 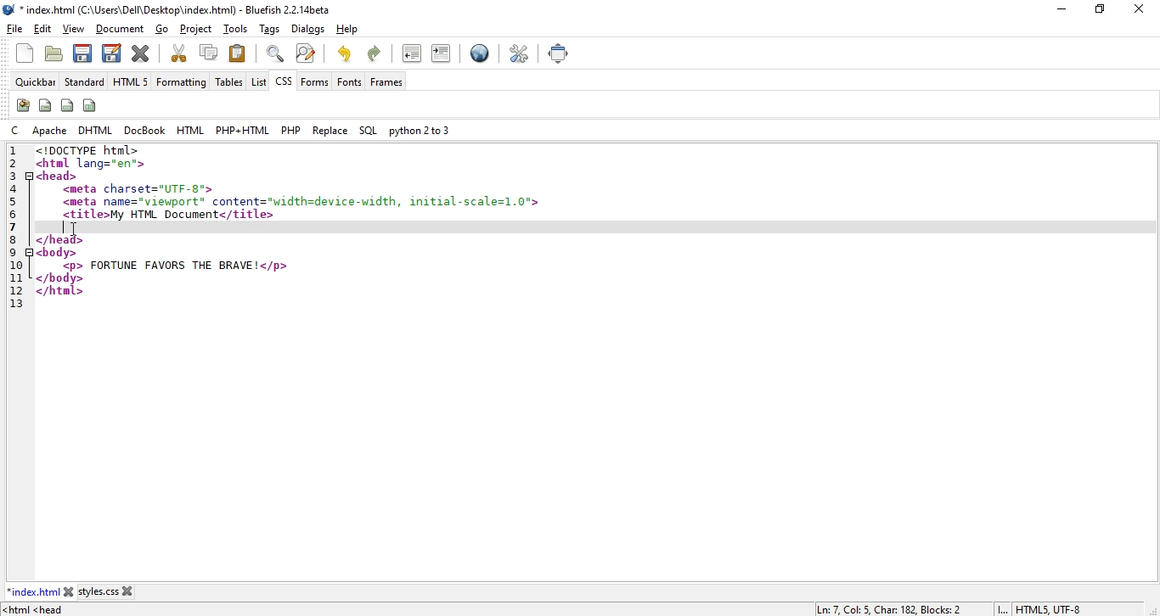 I want to click on full screen, so click(x=560, y=53).